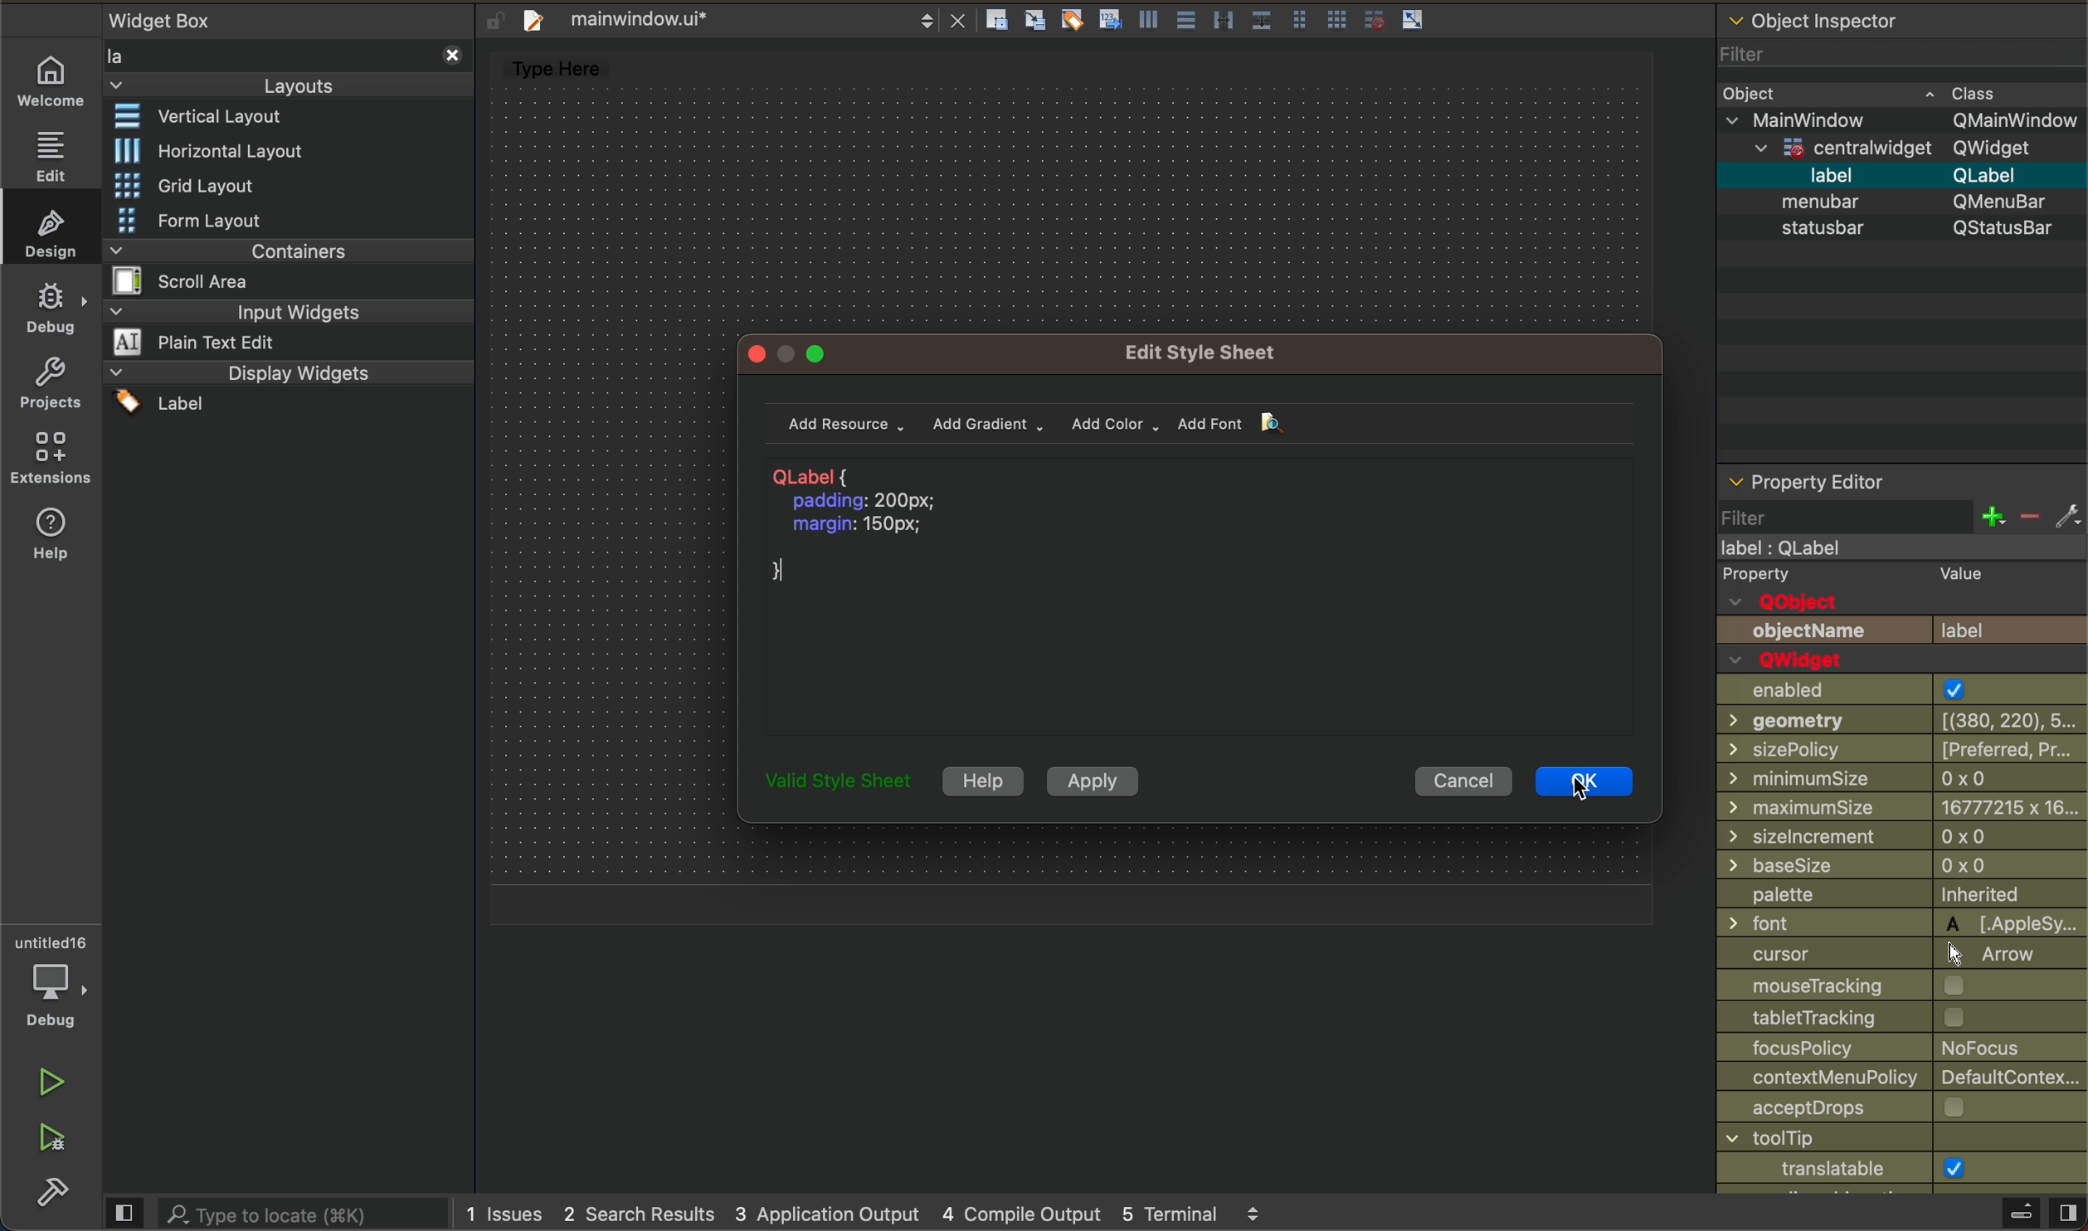 The image size is (2088, 1231). I want to click on widget box, so click(184, 19).